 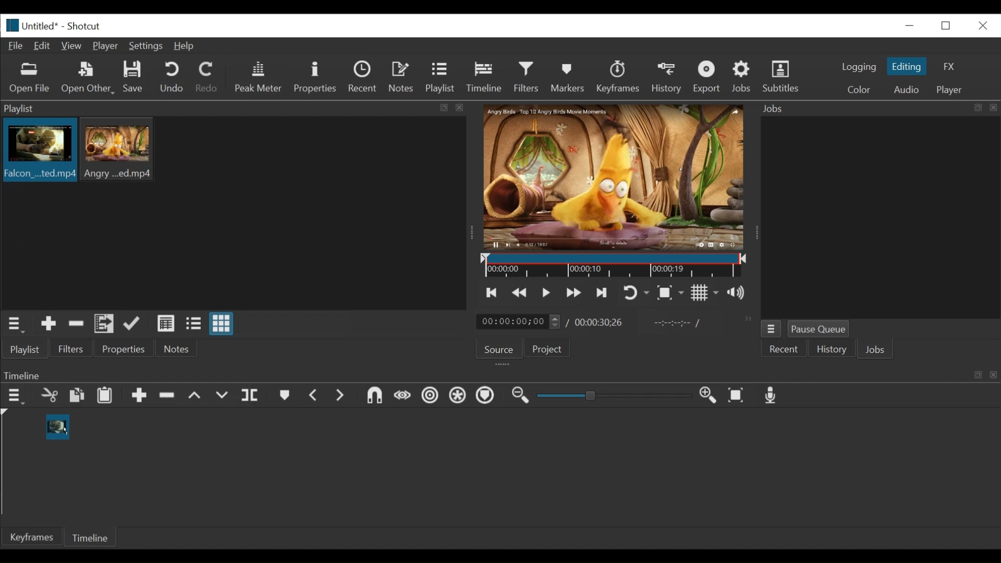 What do you see at coordinates (92, 536) in the screenshot?
I see `Timeline` at bounding box center [92, 536].